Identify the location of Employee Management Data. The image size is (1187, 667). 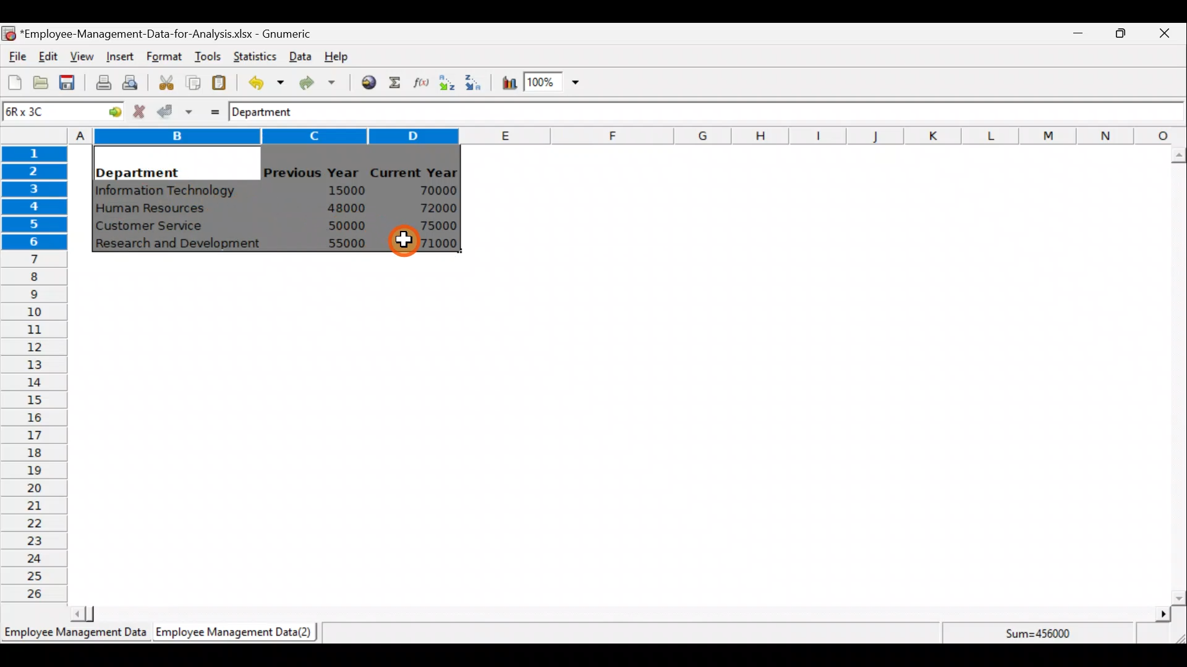
(74, 636).